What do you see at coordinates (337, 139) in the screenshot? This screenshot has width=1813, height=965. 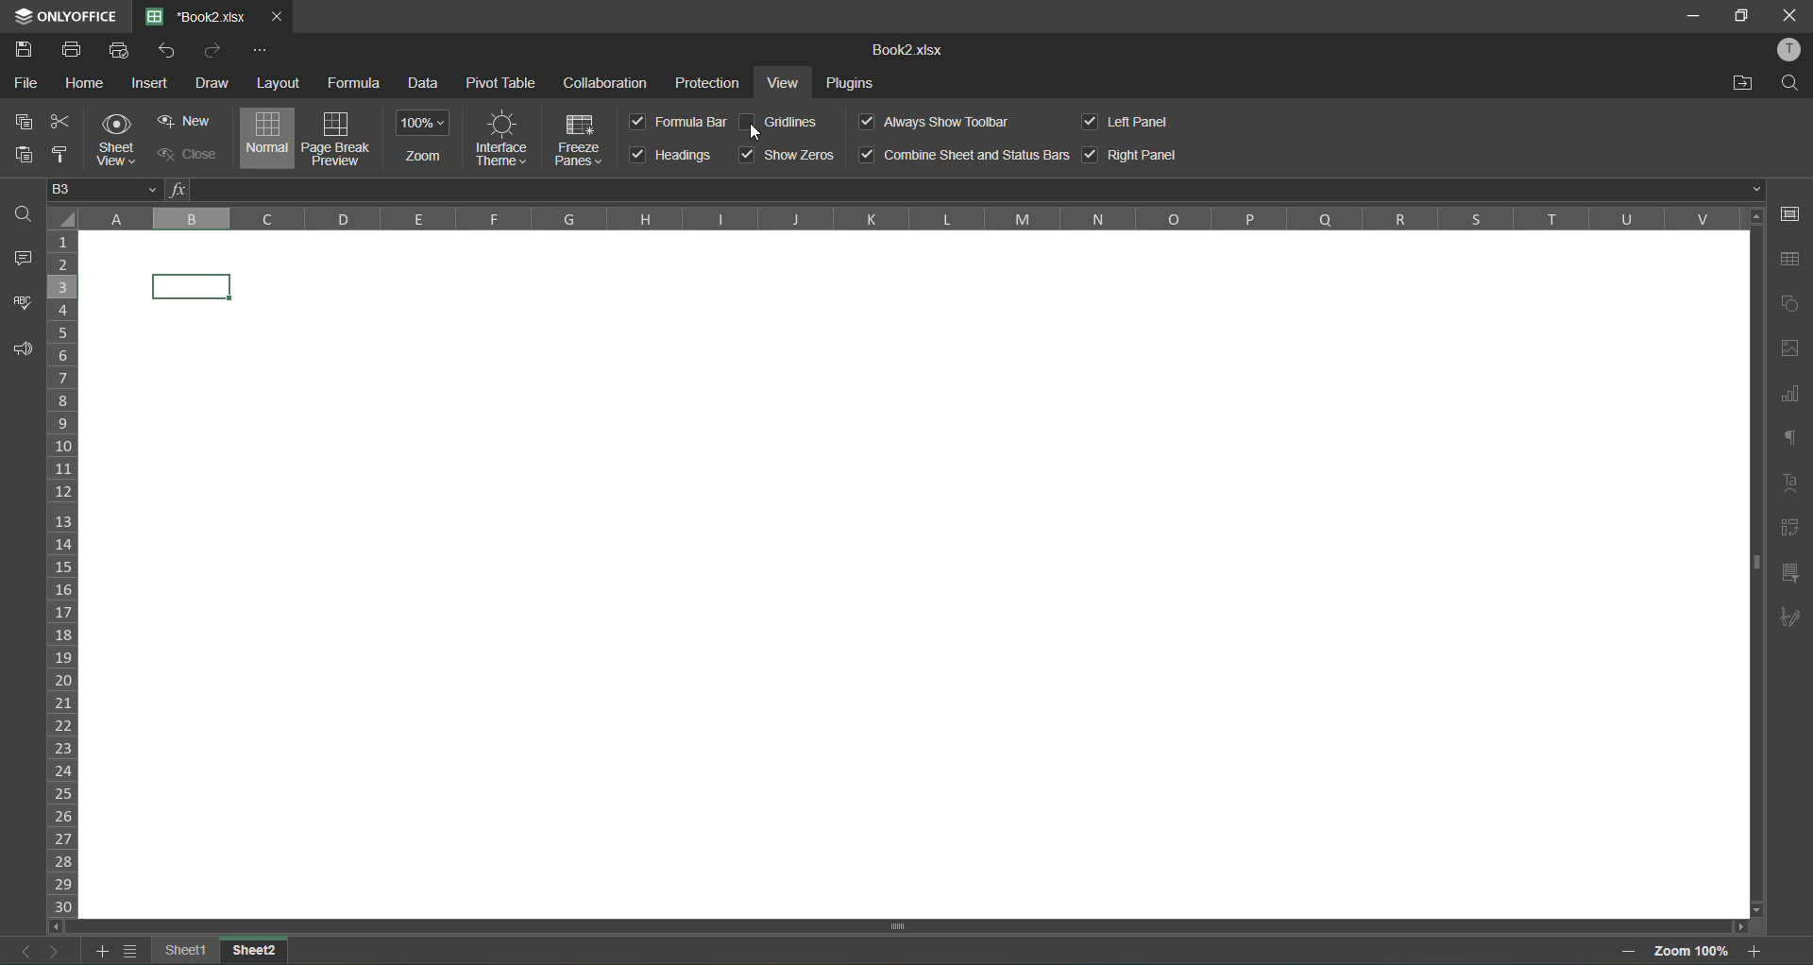 I see `page break preview` at bounding box center [337, 139].